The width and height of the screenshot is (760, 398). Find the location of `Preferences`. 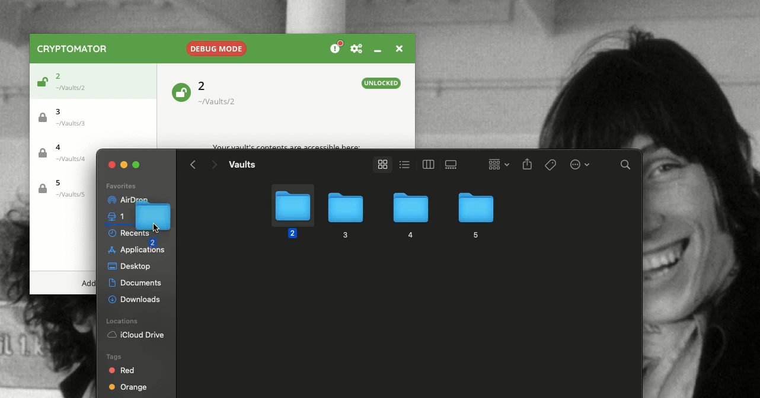

Preferences is located at coordinates (356, 49).